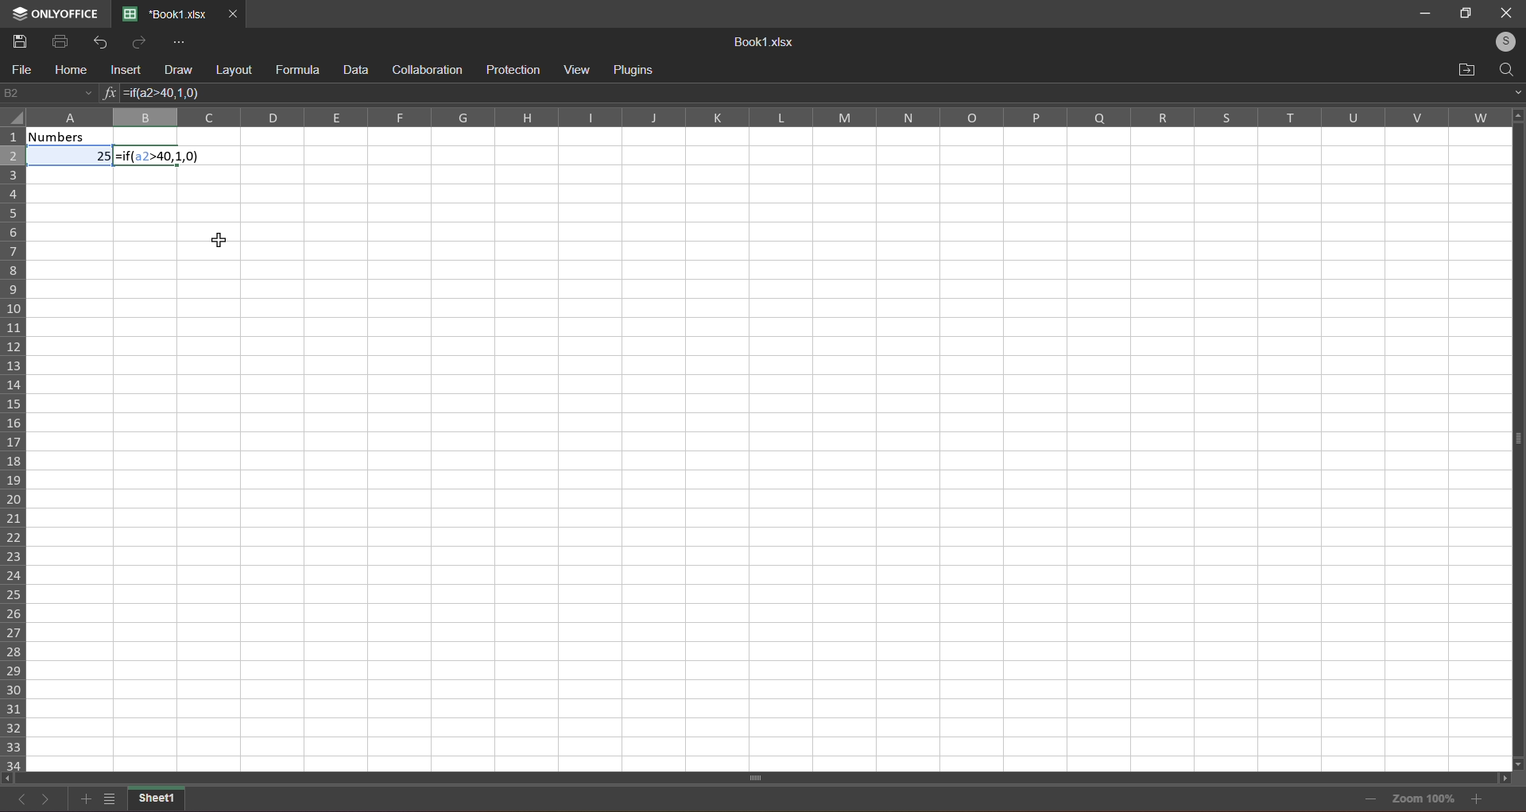  What do you see at coordinates (426, 68) in the screenshot?
I see `collaboration` at bounding box center [426, 68].